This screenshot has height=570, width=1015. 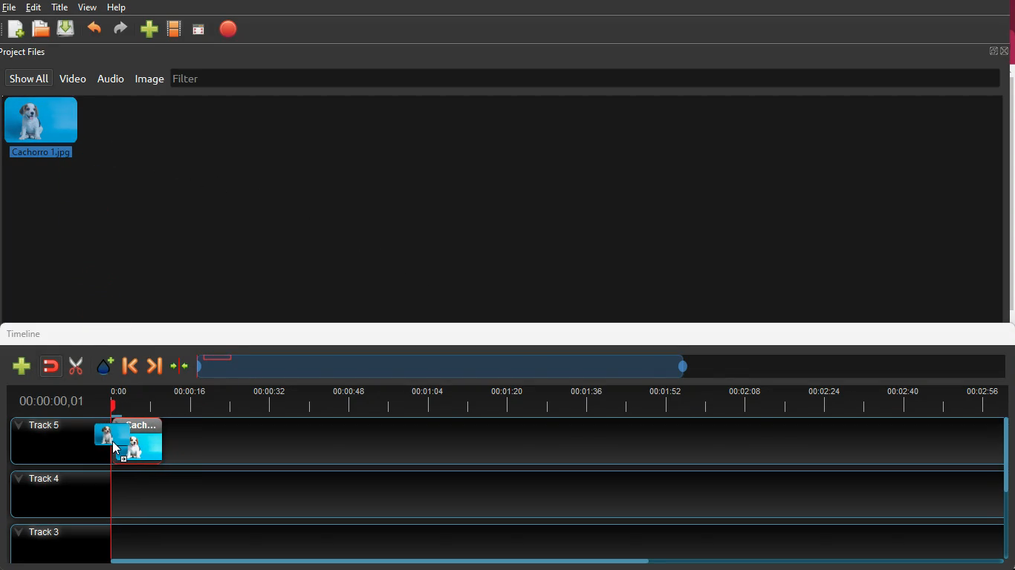 What do you see at coordinates (149, 30) in the screenshot?
I see `add` at bounding box center [149, 30].